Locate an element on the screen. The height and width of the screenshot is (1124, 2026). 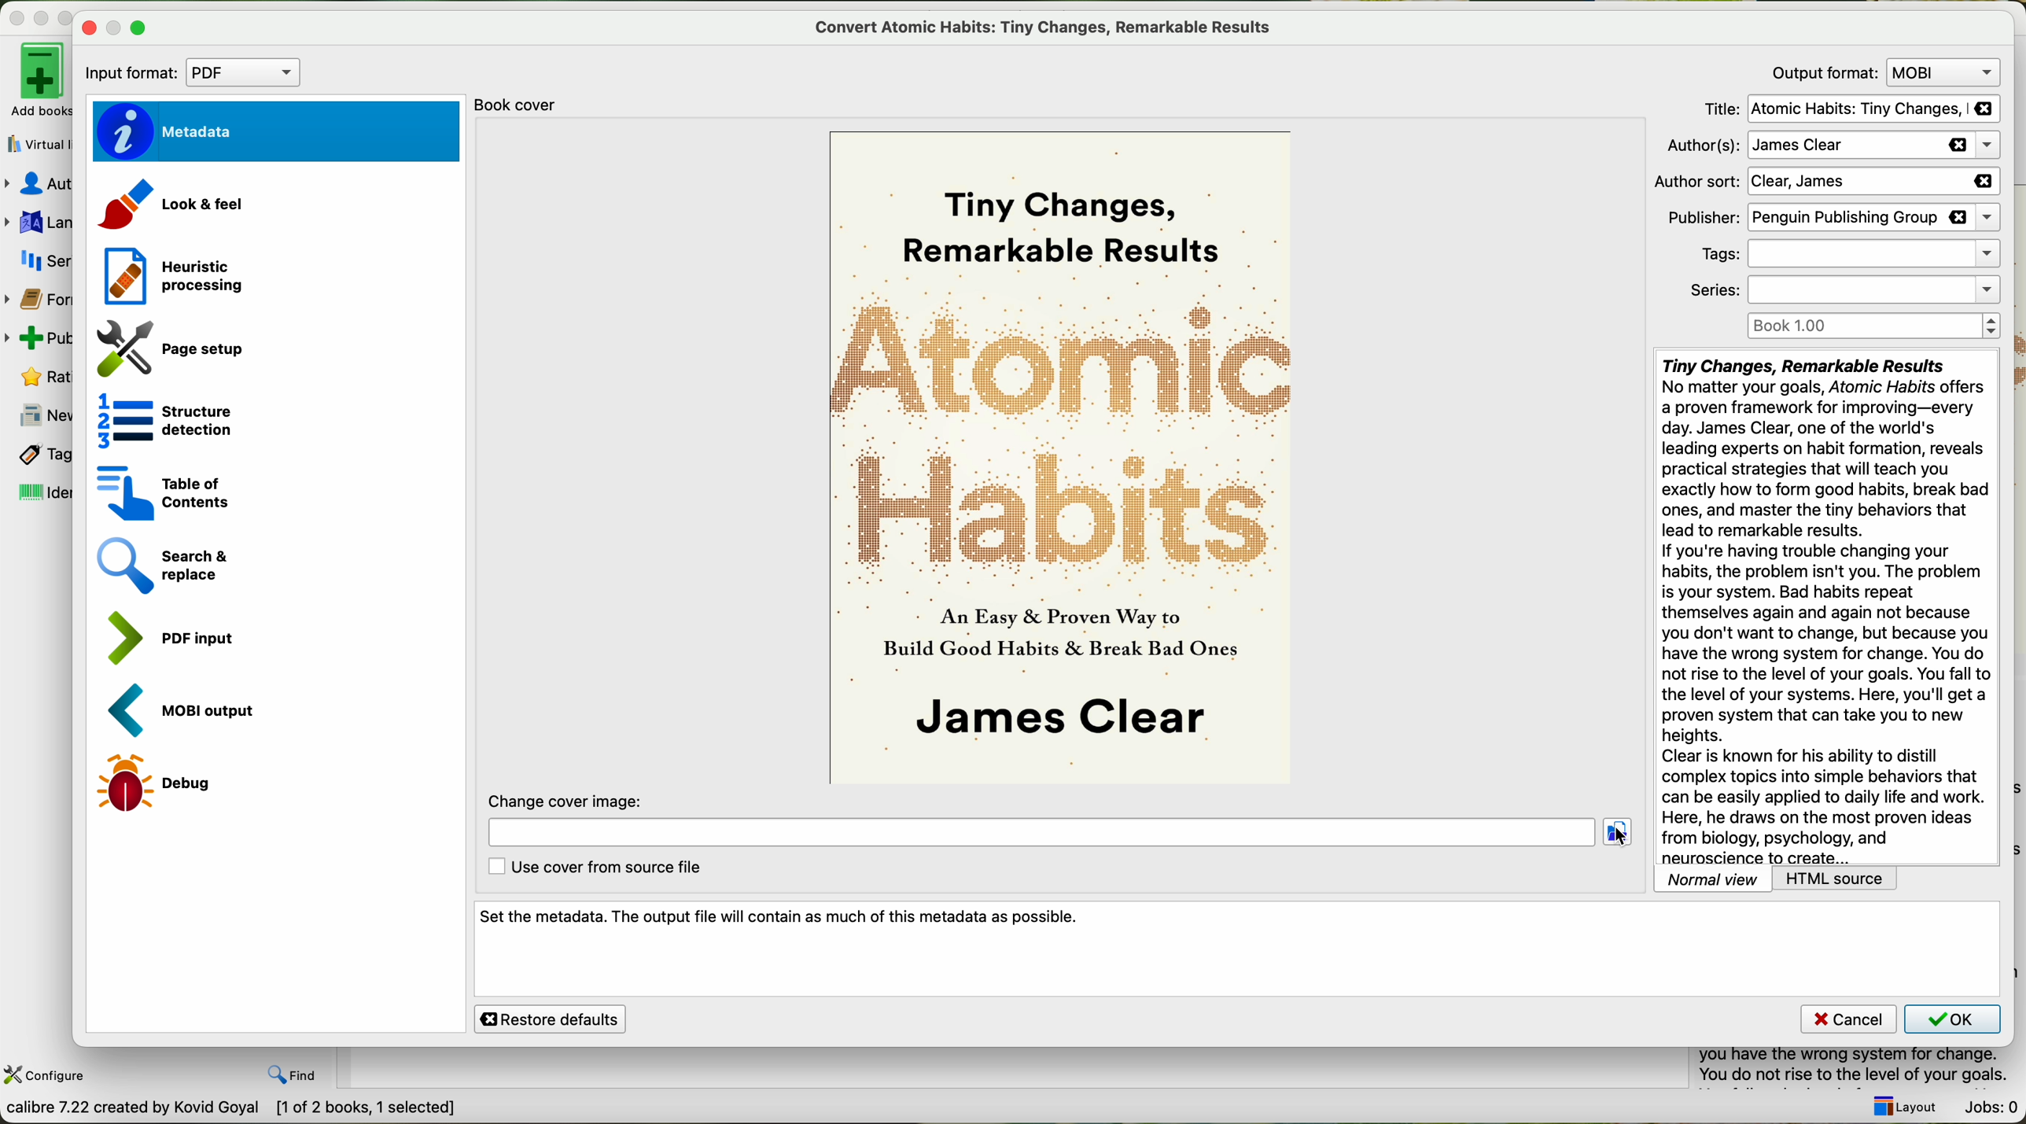
OK is located at coordinates (1951, 1018).